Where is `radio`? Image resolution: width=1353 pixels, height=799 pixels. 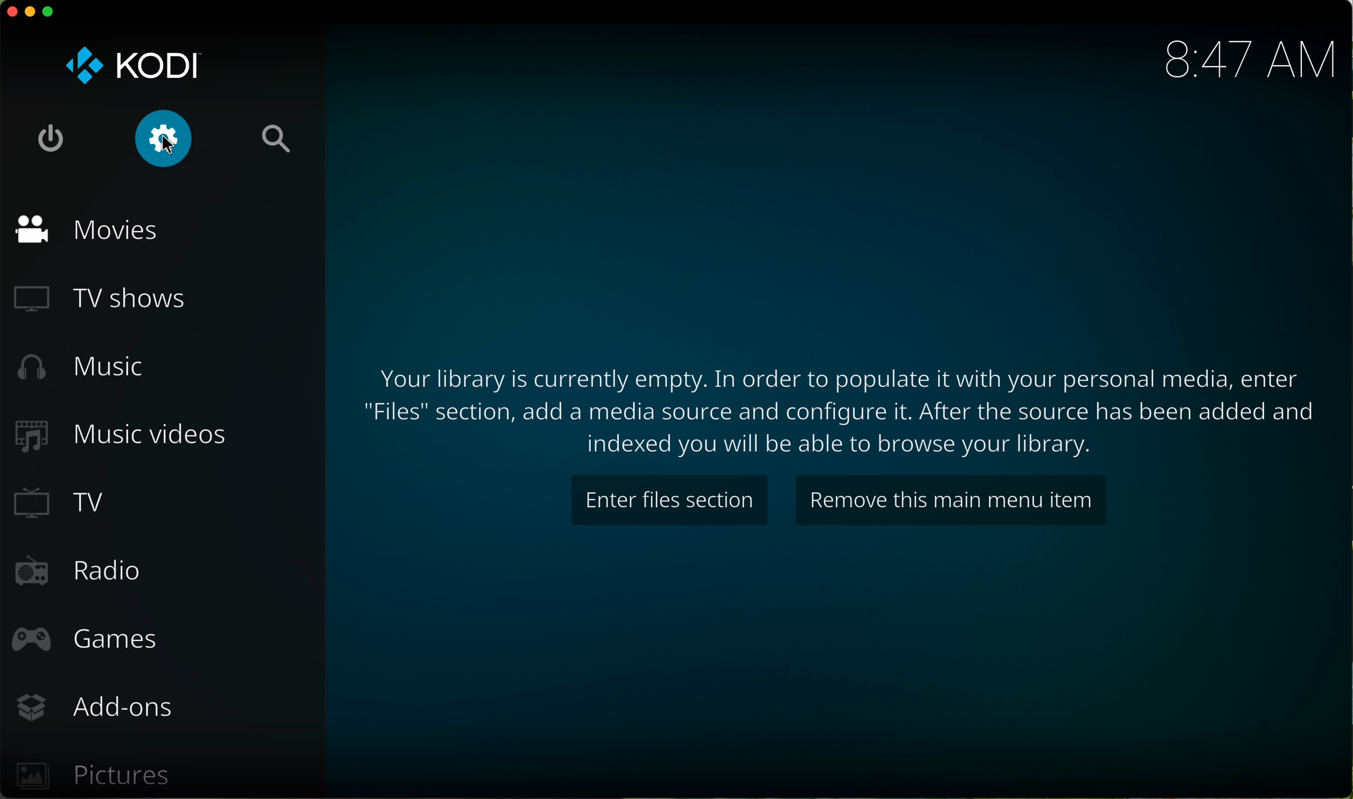 radio is located at coordinates (79, 574).